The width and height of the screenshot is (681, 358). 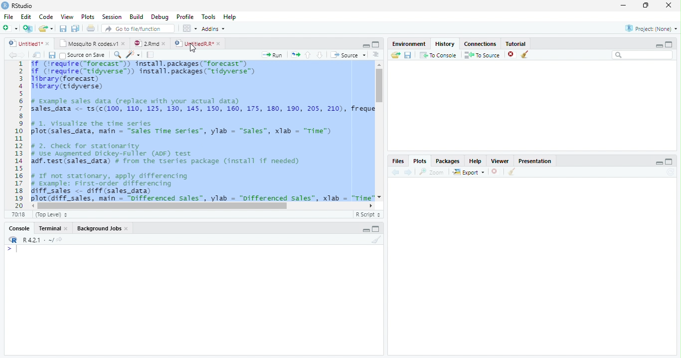 I want to click on Maximize, so click(x=669, y=162).